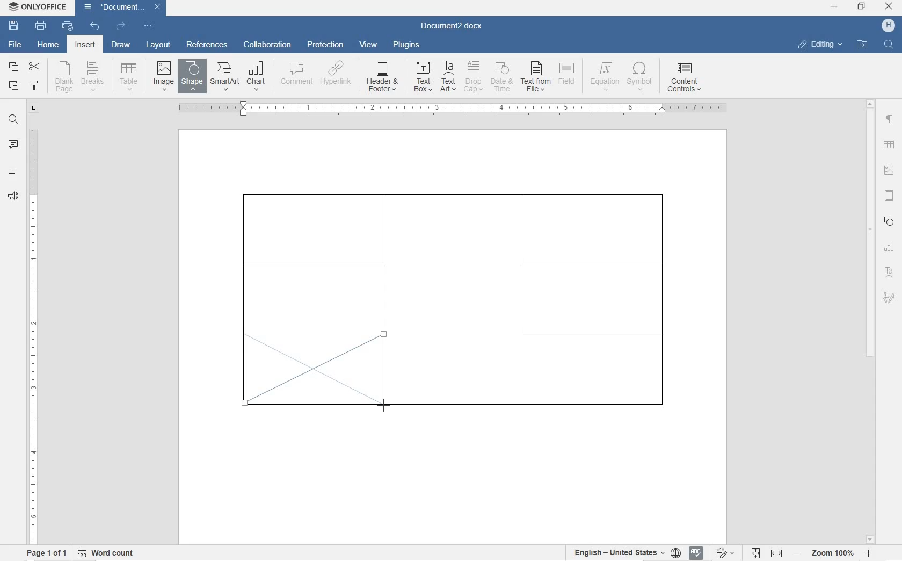 The image size is (902, 561). Describe the element at coordinates (474, 78) in the screenshot. I see `DROP CAP` at that location.